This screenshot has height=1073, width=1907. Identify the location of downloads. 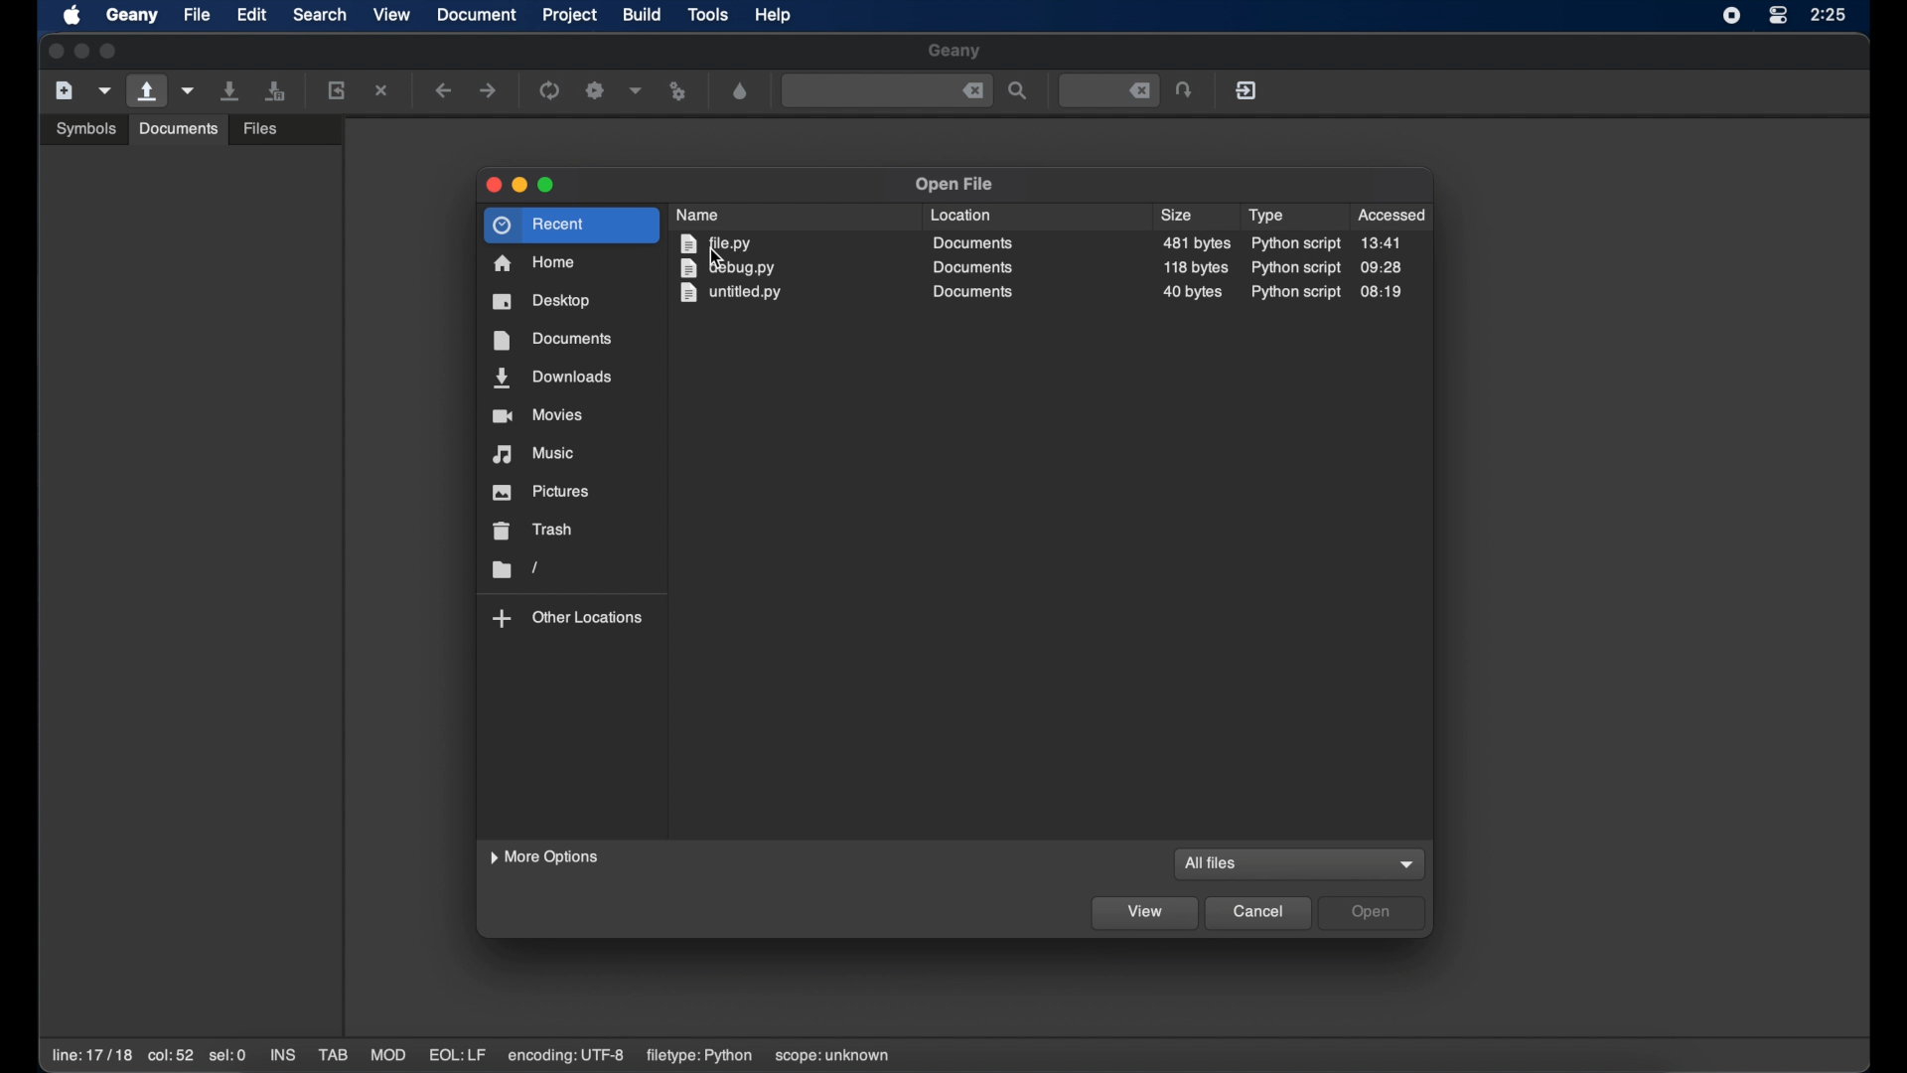
(552, 378).